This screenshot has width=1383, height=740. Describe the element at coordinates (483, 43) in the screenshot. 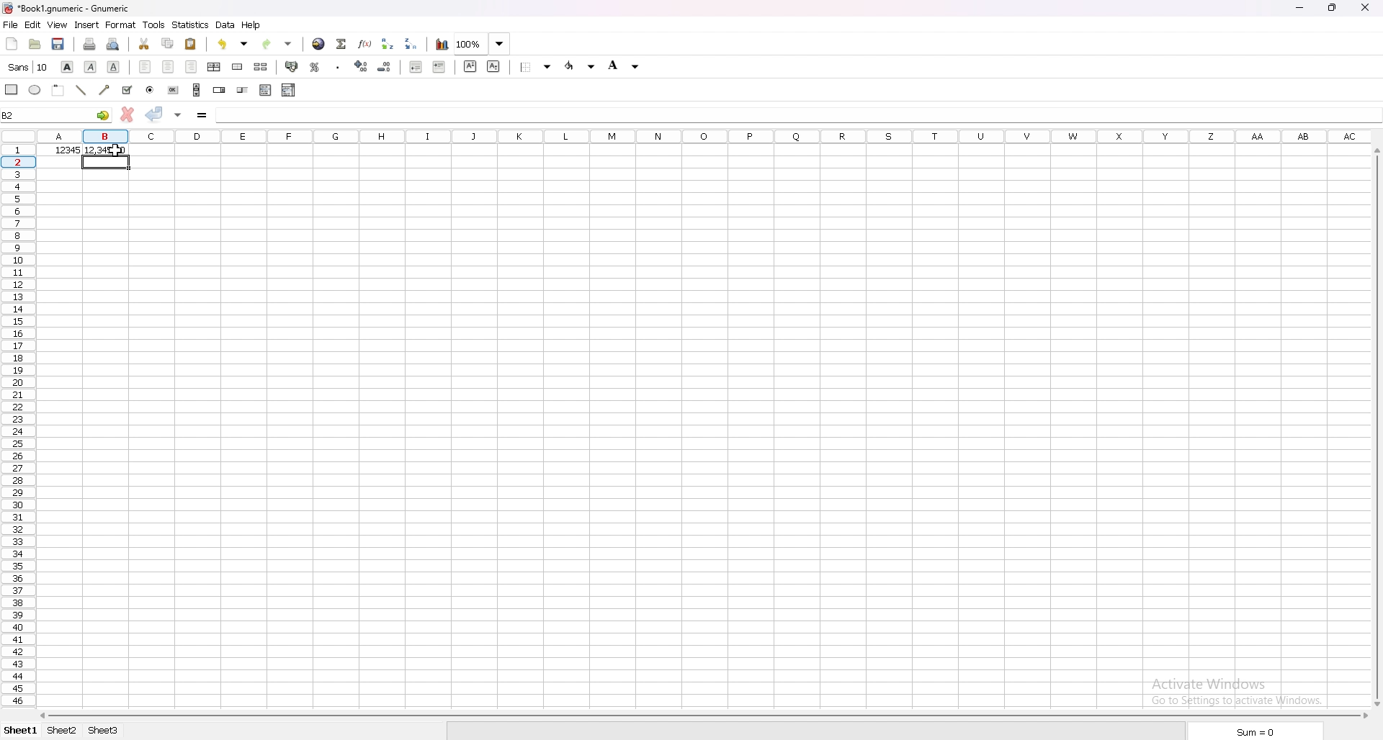

I see `zoom` at that location.